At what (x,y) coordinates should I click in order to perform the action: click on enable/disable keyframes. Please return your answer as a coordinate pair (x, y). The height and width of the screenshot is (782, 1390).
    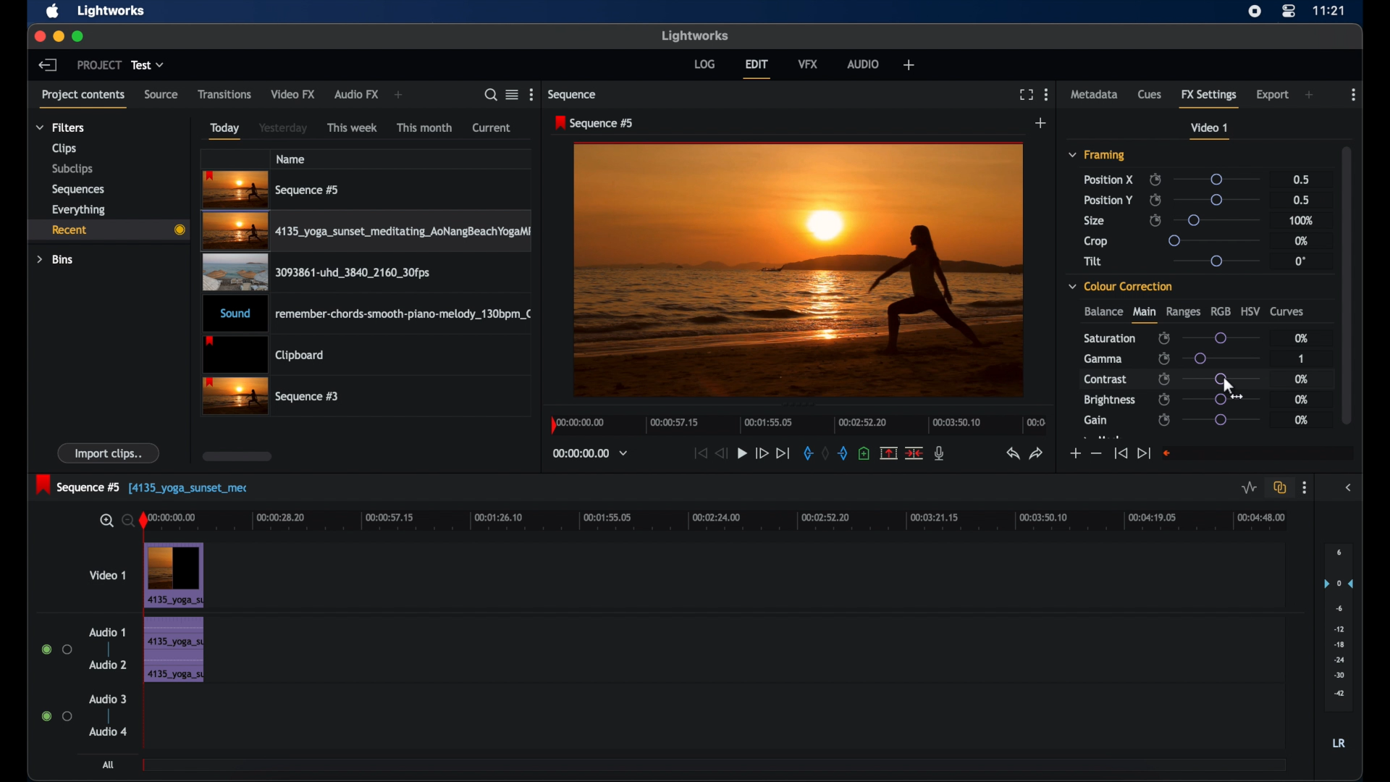
    Looking at the image, I should click on (1155, 180).